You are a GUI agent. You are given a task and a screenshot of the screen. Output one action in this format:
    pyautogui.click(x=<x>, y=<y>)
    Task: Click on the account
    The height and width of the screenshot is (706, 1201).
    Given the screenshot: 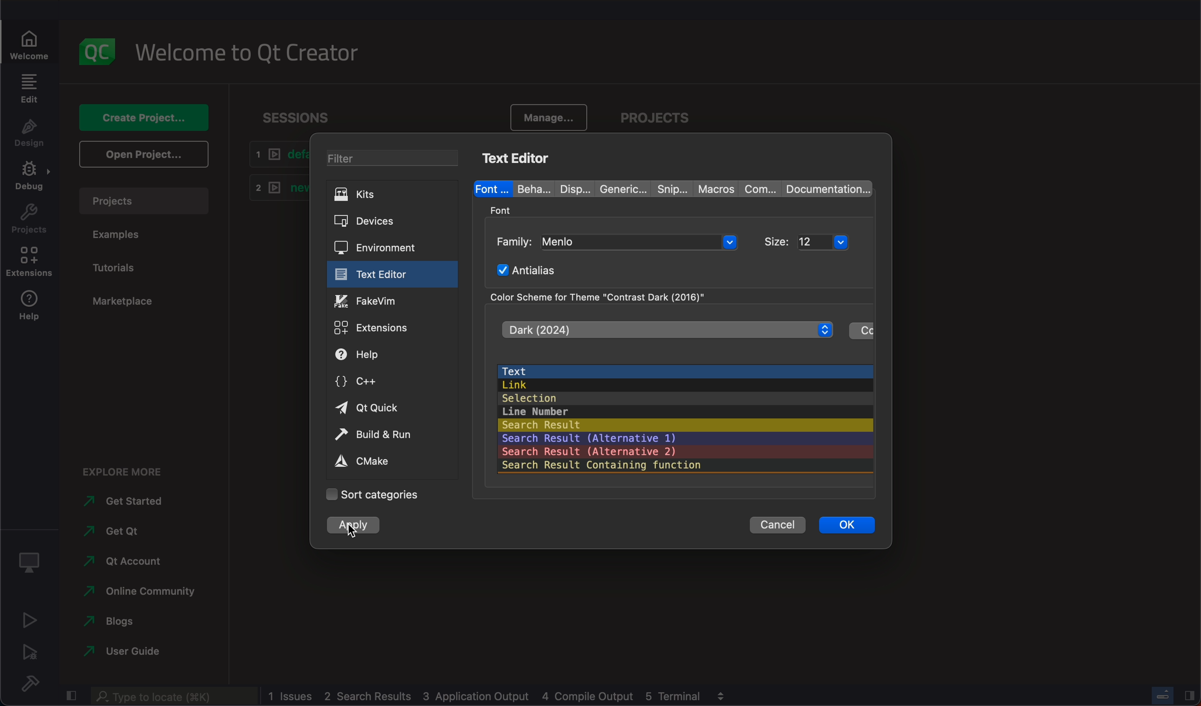 What is the action you would take?
    pyautogui.click(x=126, y=563)
    